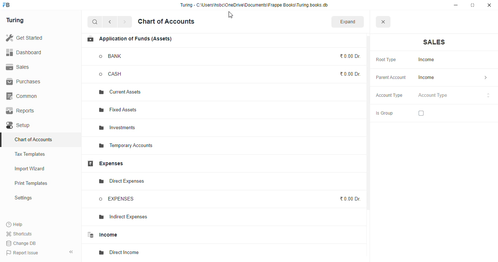 Image resolution: width=498 pixels, height=262 pixels. What do you see at coordinates (19, 125) in the screenshot?
I see `setup` at bounding box center [19, 125].